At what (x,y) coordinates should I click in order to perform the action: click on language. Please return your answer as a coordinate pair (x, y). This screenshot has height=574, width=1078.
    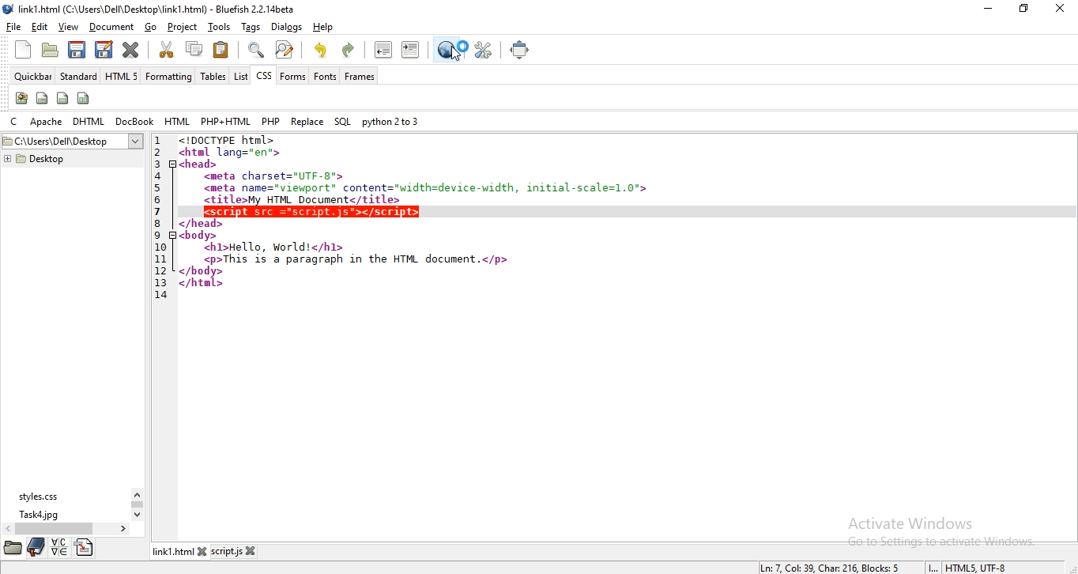
    Looking at the image, I should click on (60, 547).